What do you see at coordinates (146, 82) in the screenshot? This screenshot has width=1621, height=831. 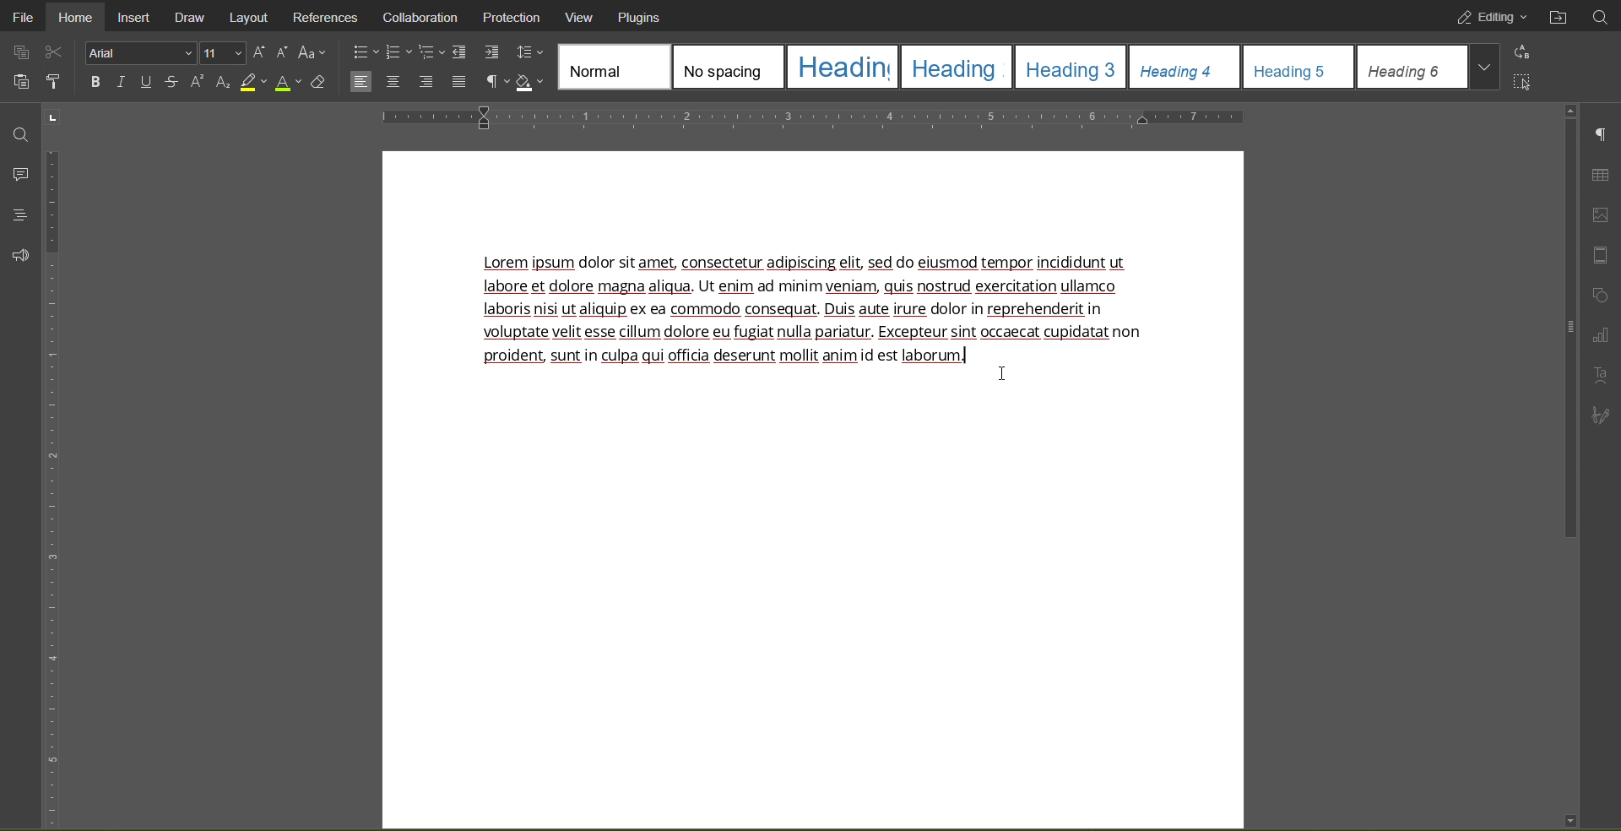 I see `Underline` at bounding box center [146, 82].